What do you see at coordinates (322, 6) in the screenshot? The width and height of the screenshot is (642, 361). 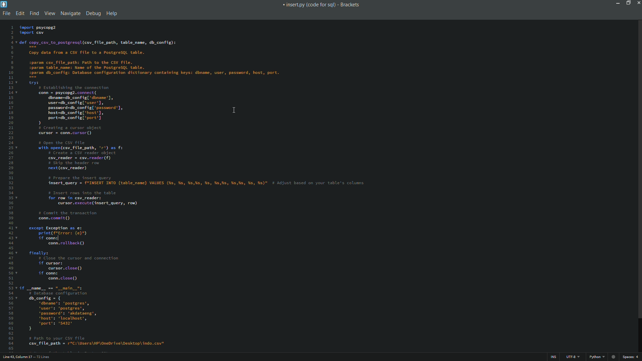 I see `« insert.py (code for sql) - Brackets` at bounding box center [322, 6].